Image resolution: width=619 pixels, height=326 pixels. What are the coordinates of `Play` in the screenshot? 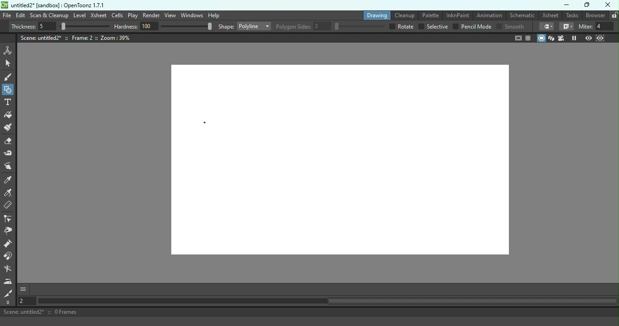 It's located at (133, 15).